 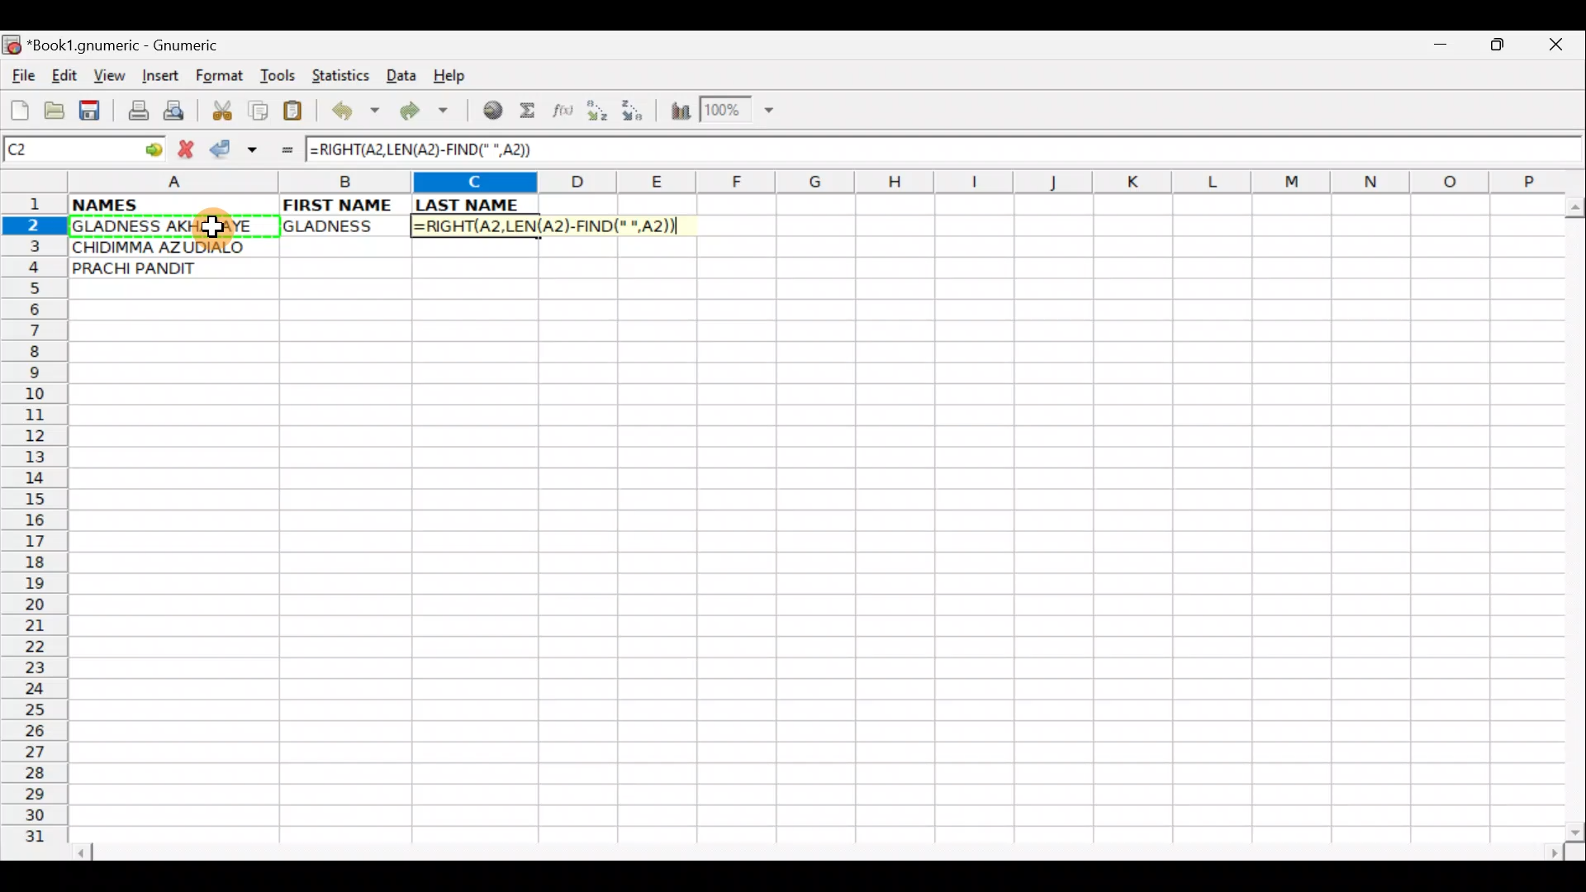 I want to click on Enter formula, so click(x=279, y=149).